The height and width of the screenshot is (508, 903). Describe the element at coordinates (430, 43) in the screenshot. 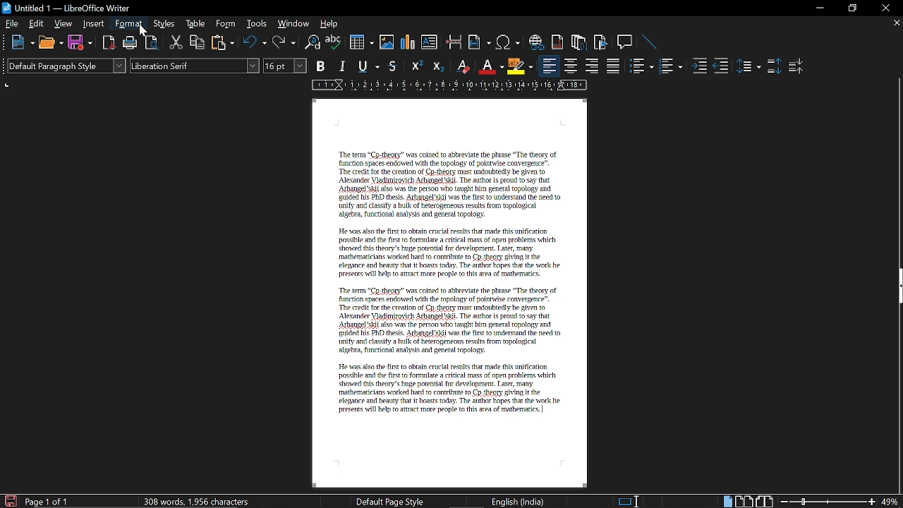

I see `Insert text` at that location.